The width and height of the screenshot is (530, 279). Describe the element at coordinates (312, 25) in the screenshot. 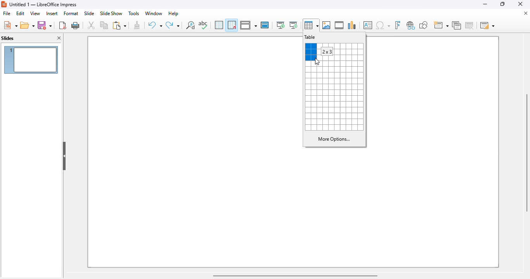

I see `table` at that location.